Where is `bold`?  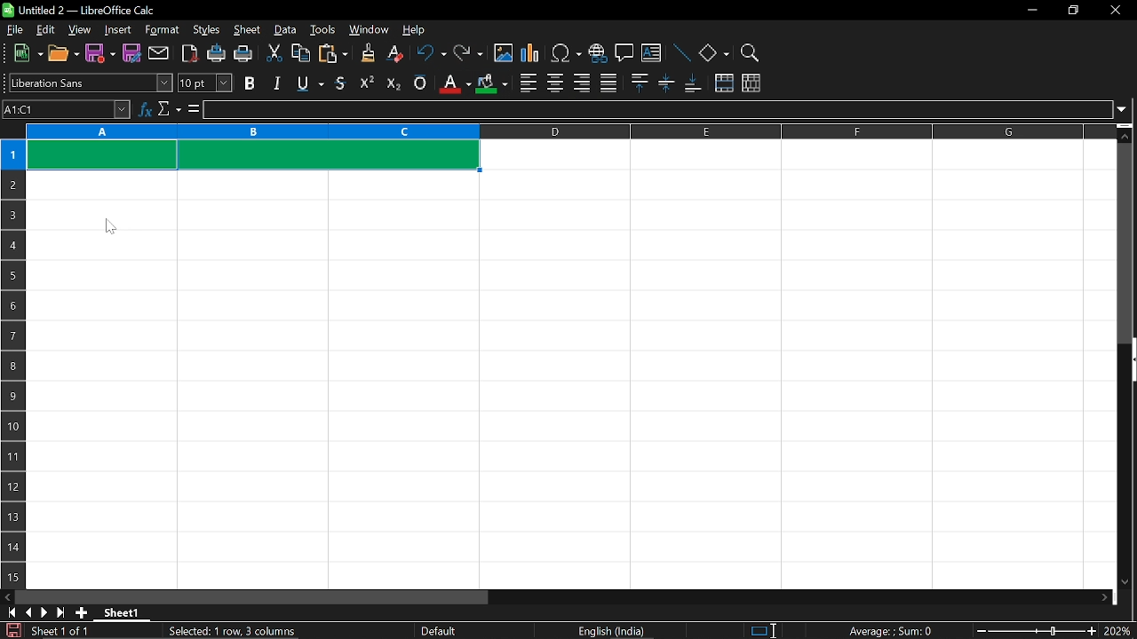 bold is located at coordinates (250, 83).